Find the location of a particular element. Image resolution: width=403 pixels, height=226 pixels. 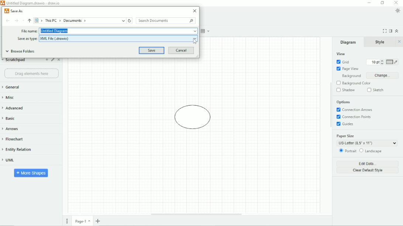

Close is located at coordinates (400, 42).